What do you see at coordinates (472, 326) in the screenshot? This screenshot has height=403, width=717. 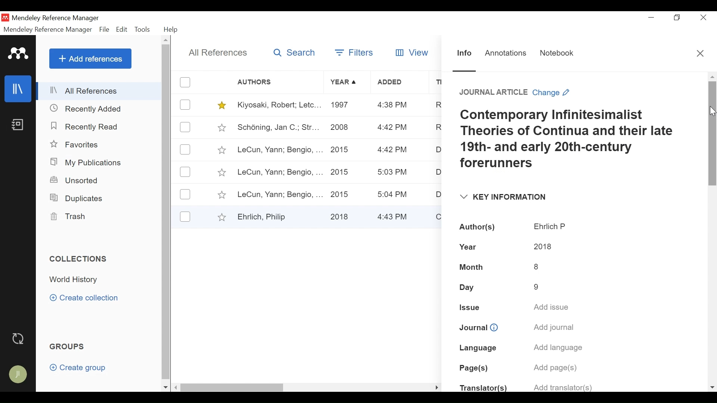 I see `Journal` at bounding box center [472, 326].